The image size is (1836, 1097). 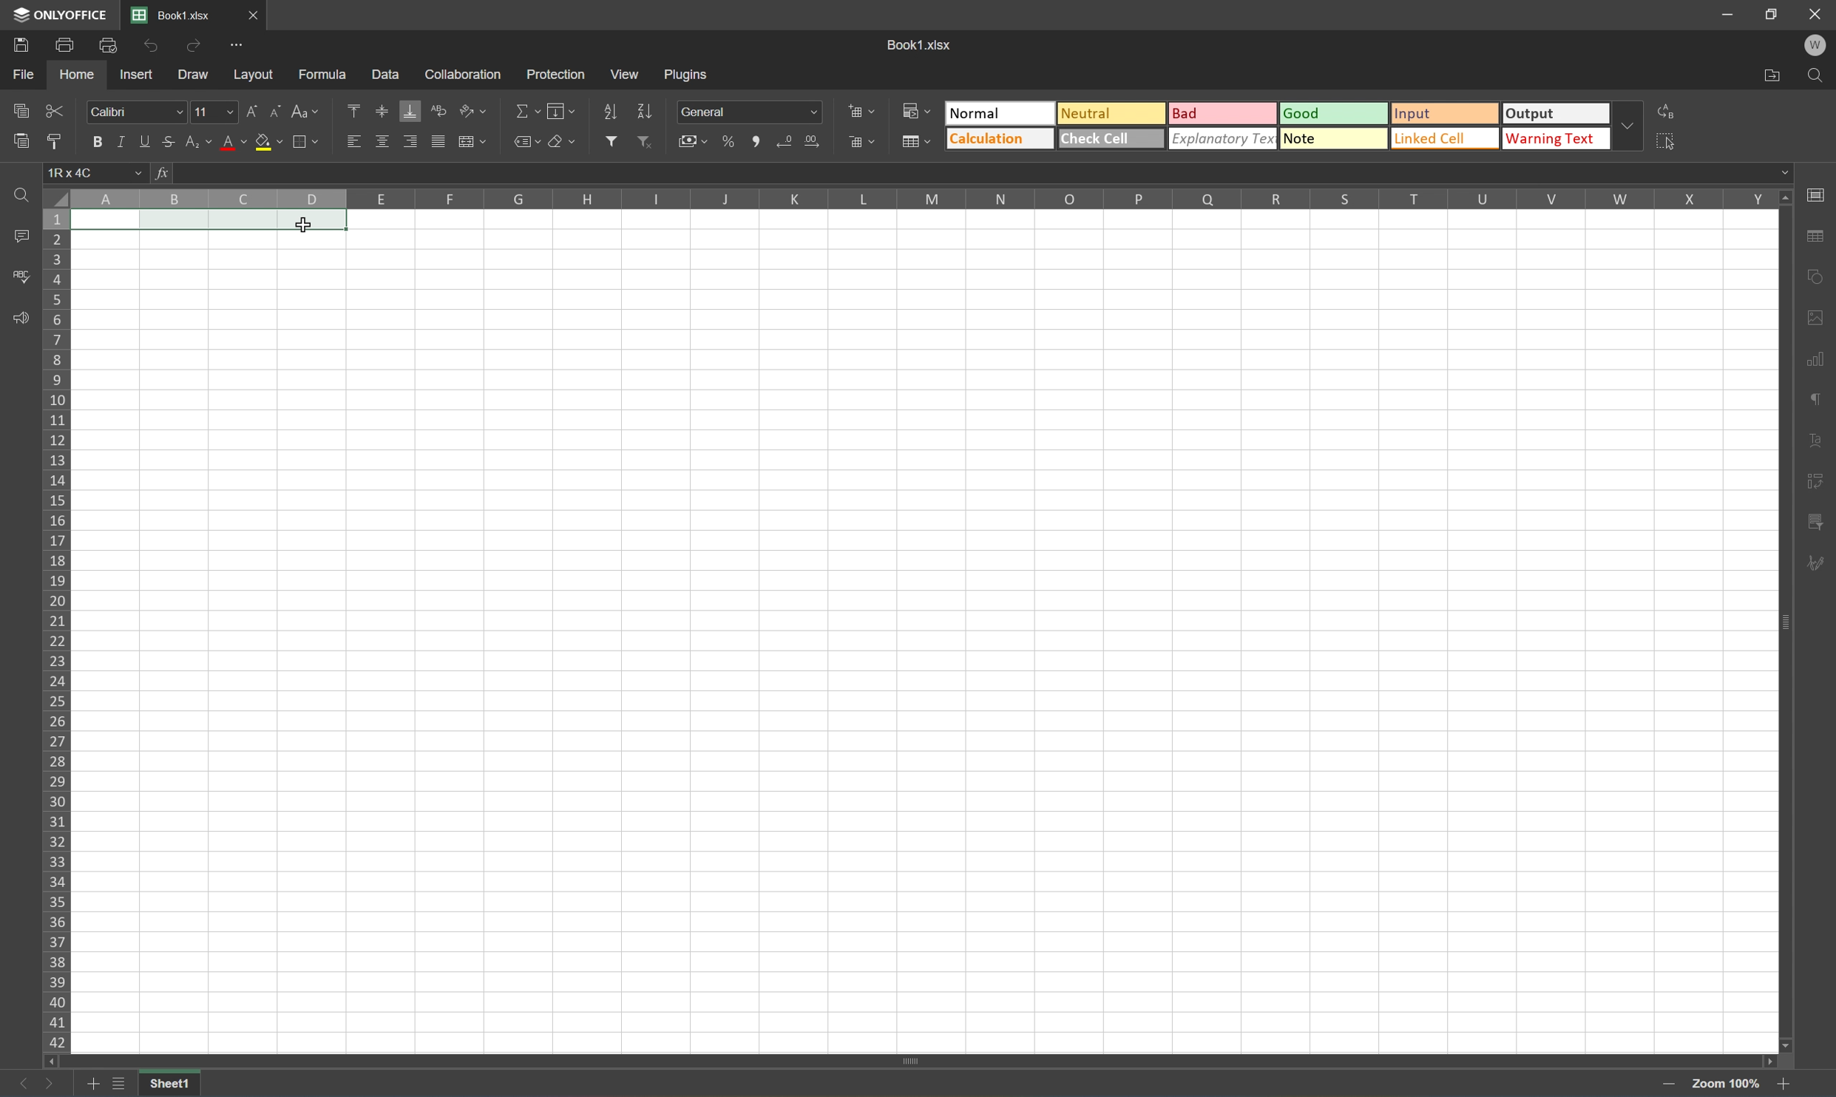 I want to click on Scroll right, so click(x=1765, y=1058).